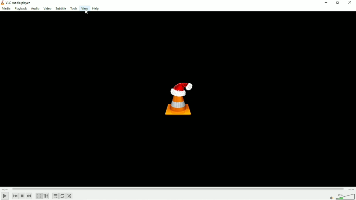 The image size is (356, 200). Describe the element at coordinates (339, 3) in the screenshot. I see `restore down` at that location.